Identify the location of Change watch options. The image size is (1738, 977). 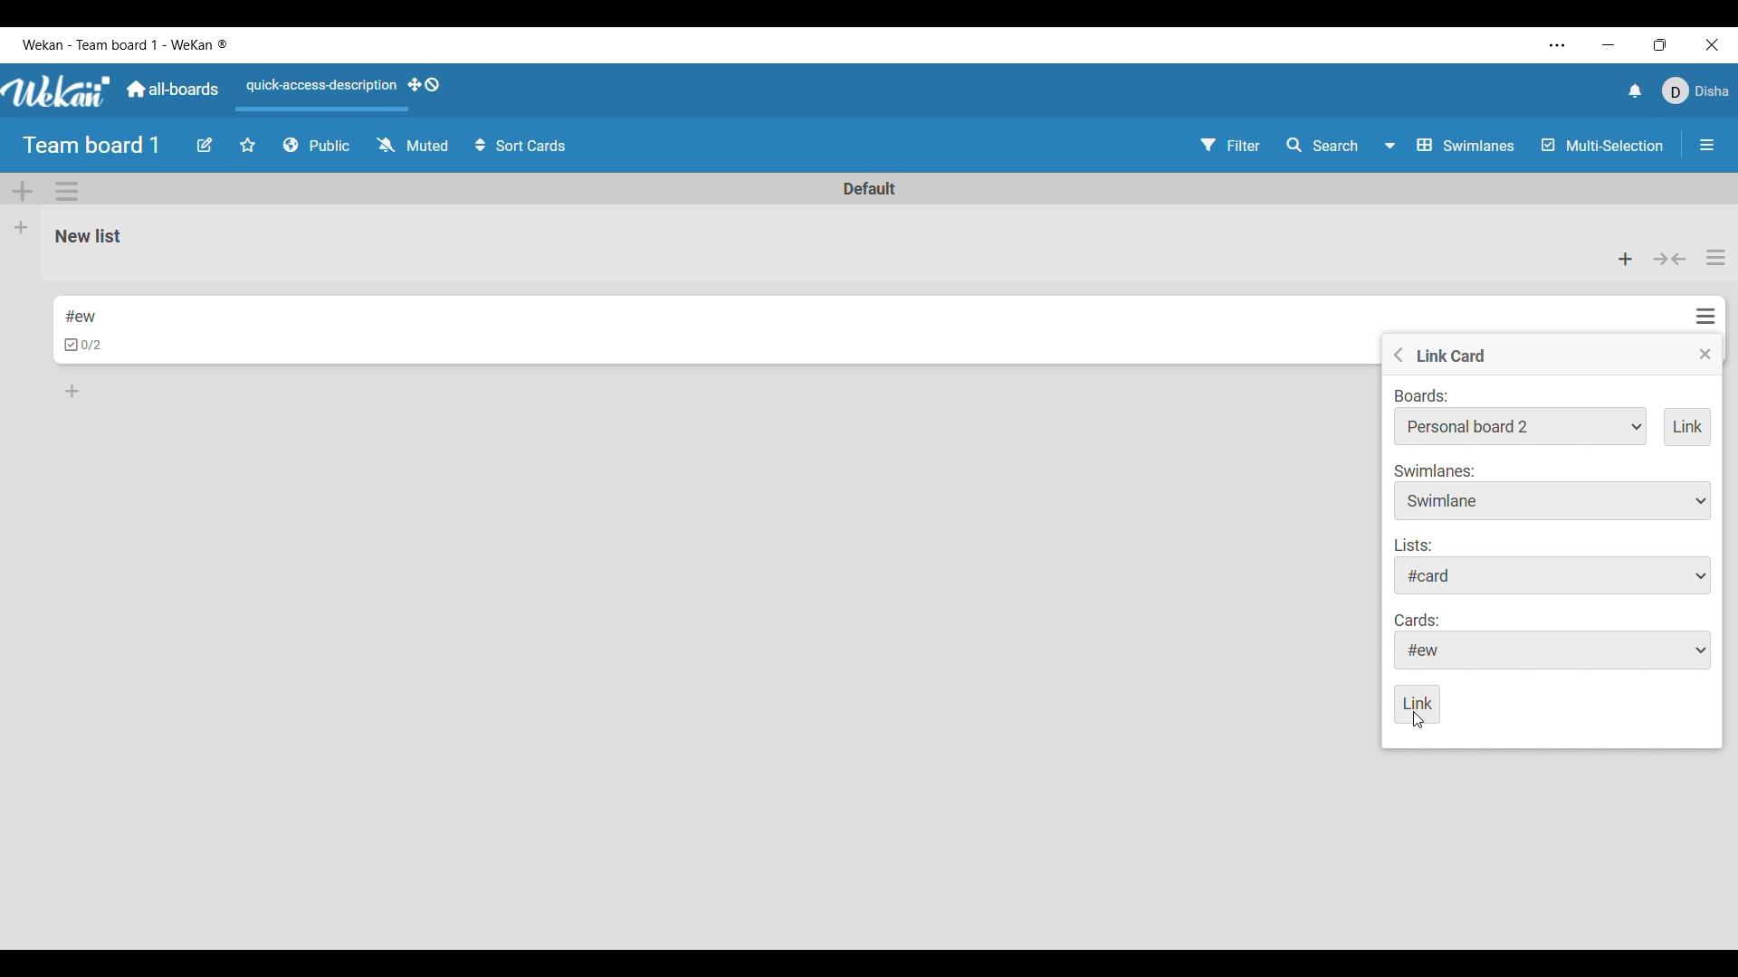
(412, 145).